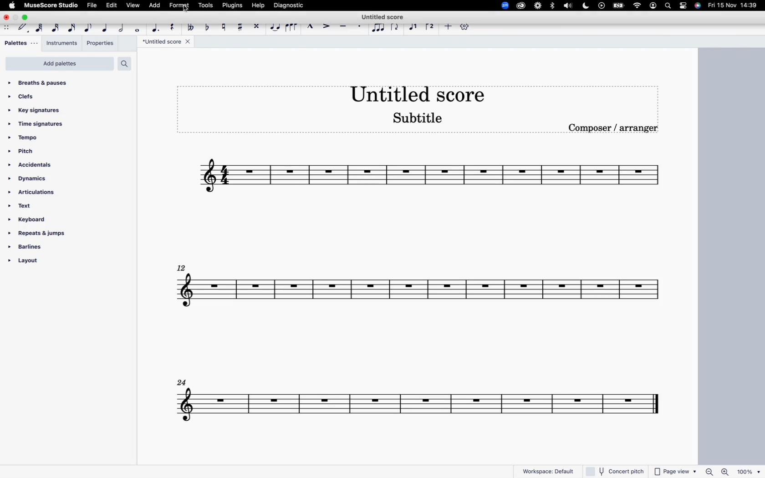 Image resolution: width=765 pixels, height=478 pixels. What do you see at coordinates (25, 206) in the screenshot?
I see `text` at bounding box center [25, 206].